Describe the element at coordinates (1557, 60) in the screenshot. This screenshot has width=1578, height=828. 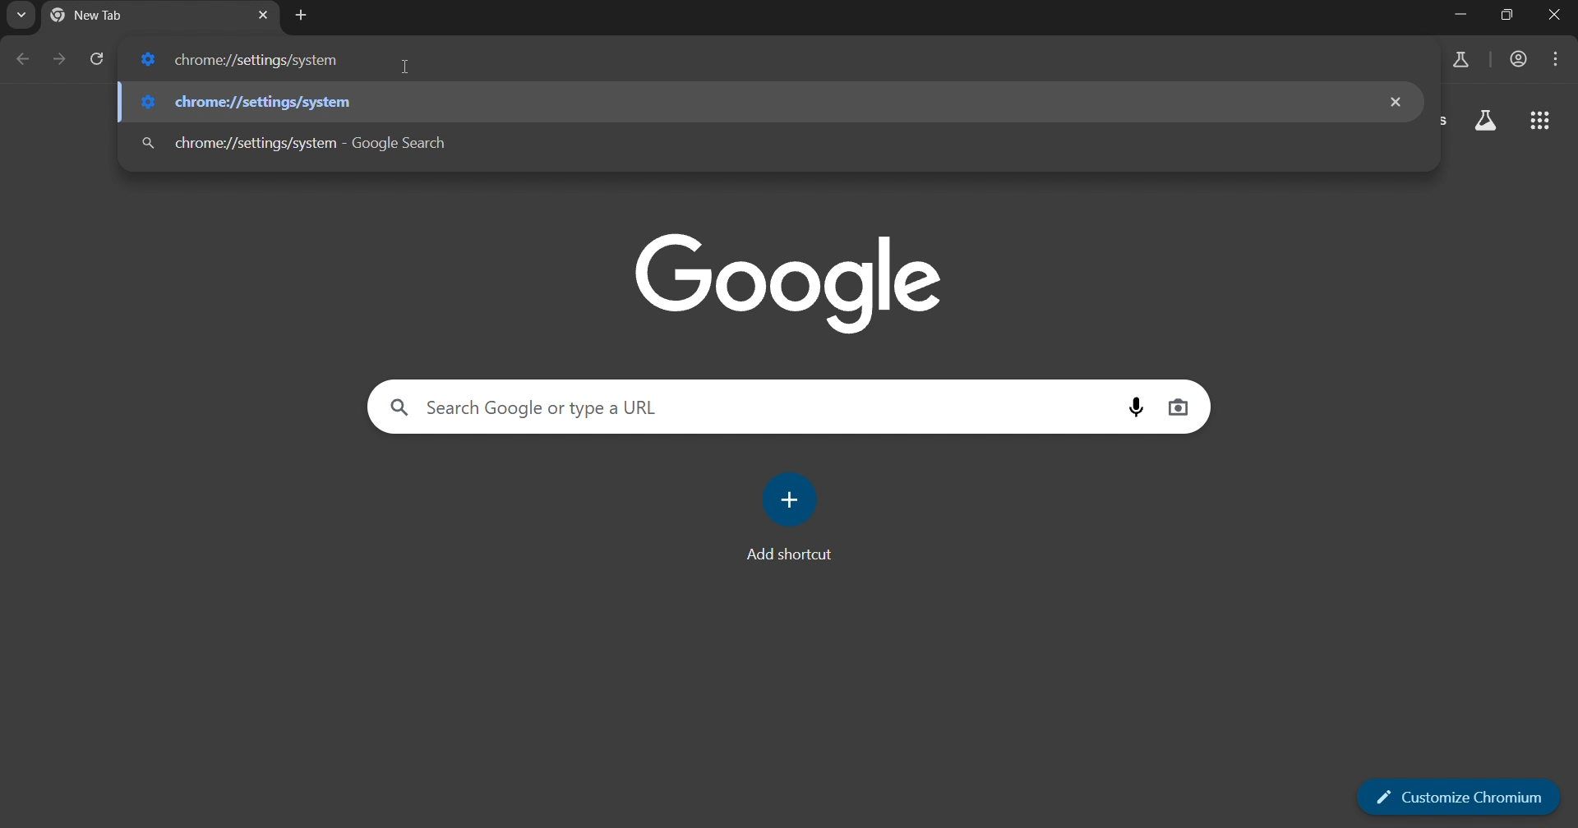
I see `menu` at that location.